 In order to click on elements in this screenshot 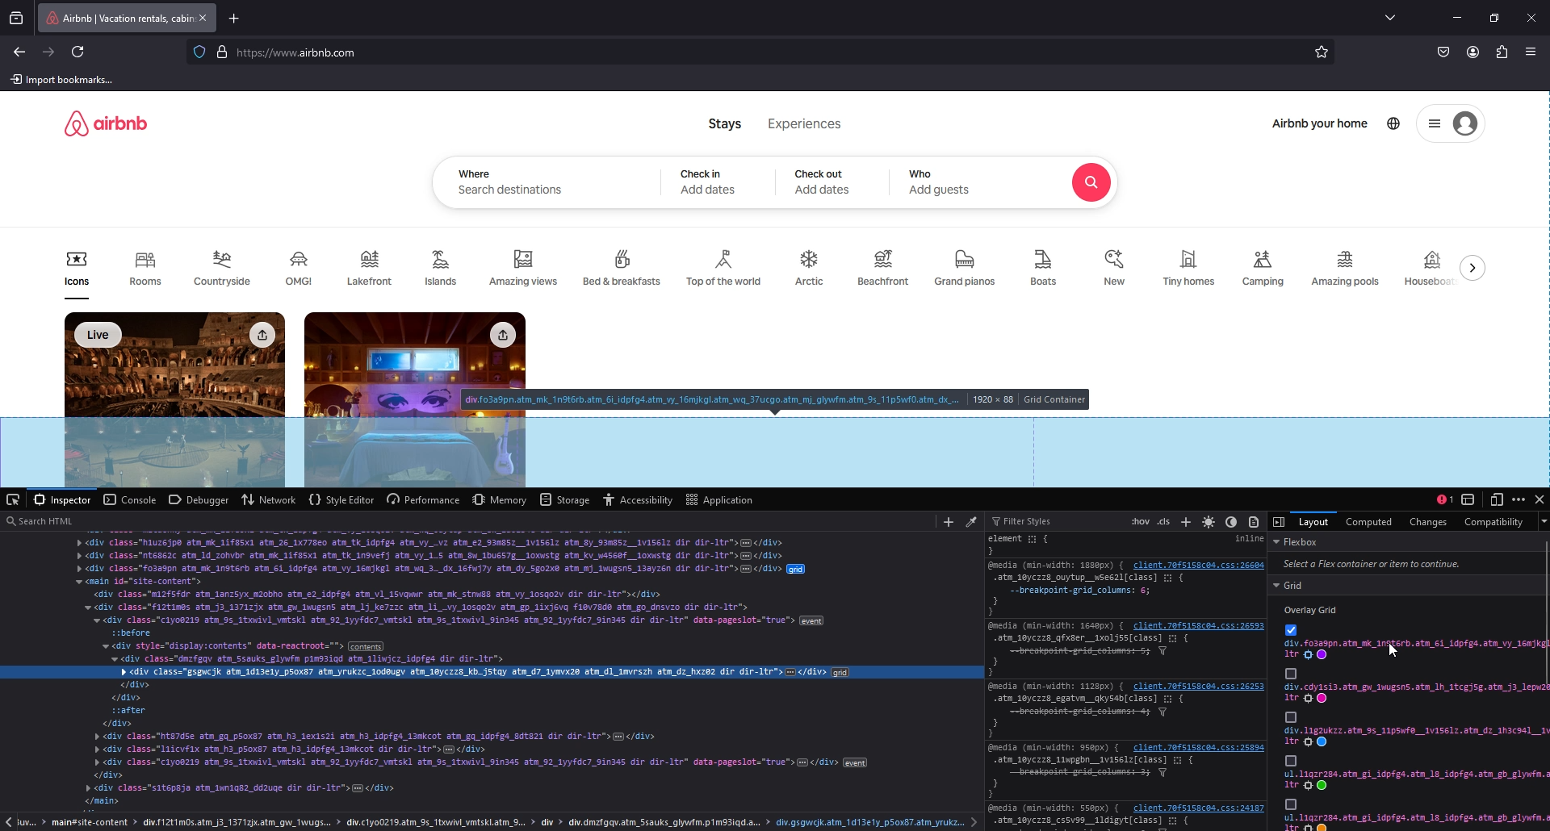, I will do `click(1090, 656)`.